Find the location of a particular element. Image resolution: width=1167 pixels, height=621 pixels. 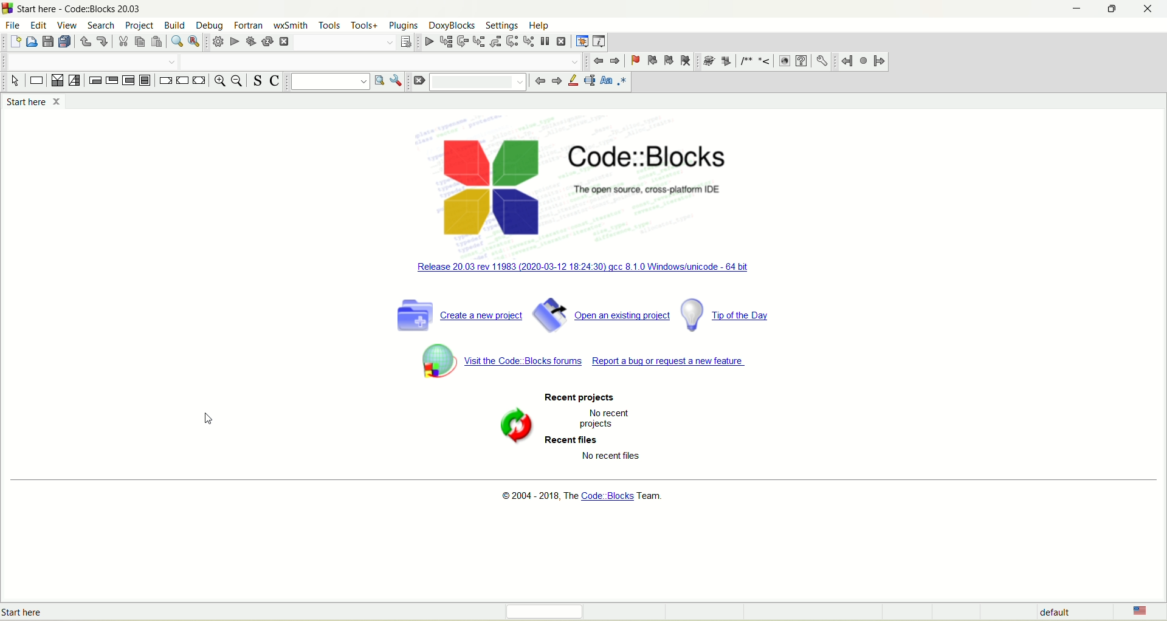

settings is located at coordinates (501, 24).